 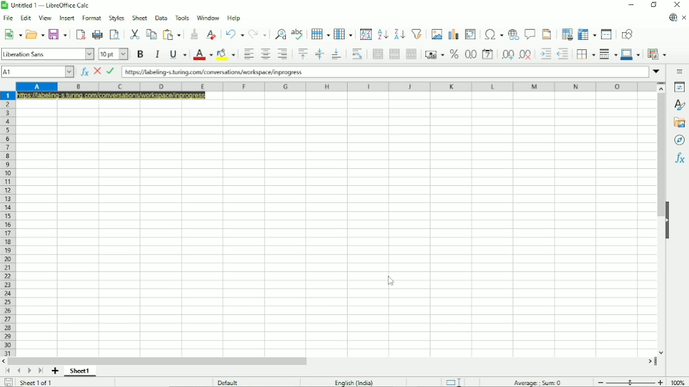 I want to click on window, so click(x=208, y=18).